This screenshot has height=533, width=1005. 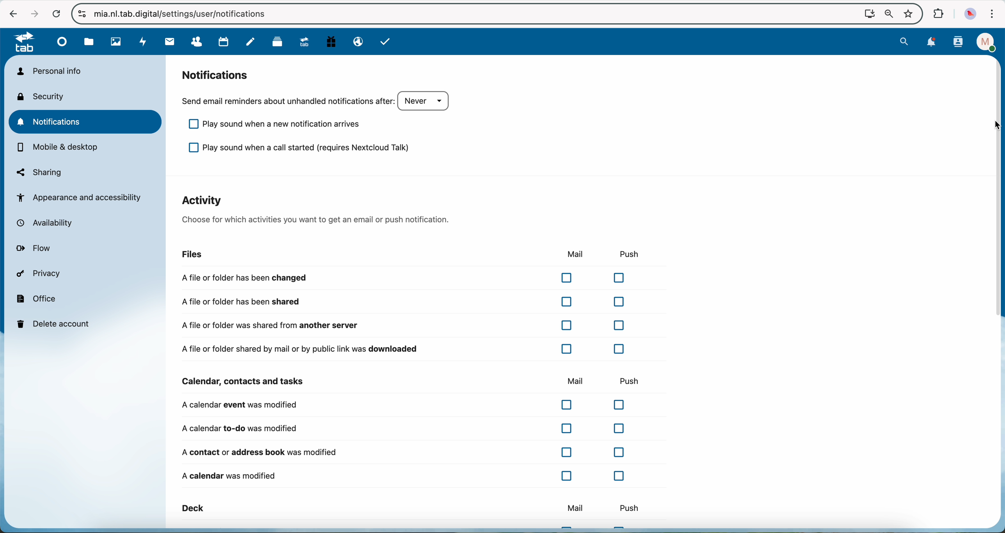 I want to click on appearance and accessibility, so click(x=80, y=197).